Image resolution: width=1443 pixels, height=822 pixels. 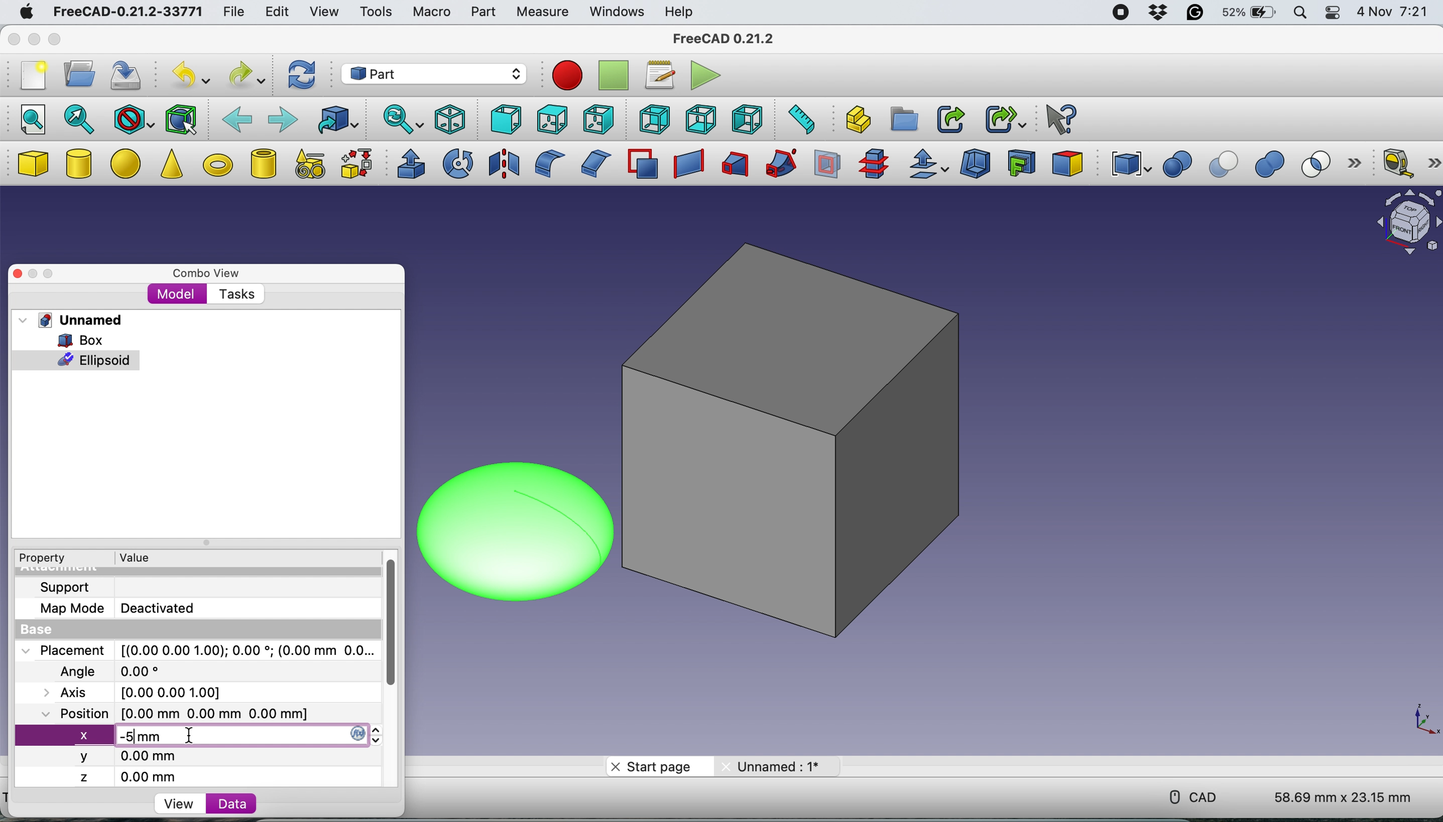 What do you see at coordinates (32, 40) in the screenshot?
I see `minimise` at bounding box center [32, 40].